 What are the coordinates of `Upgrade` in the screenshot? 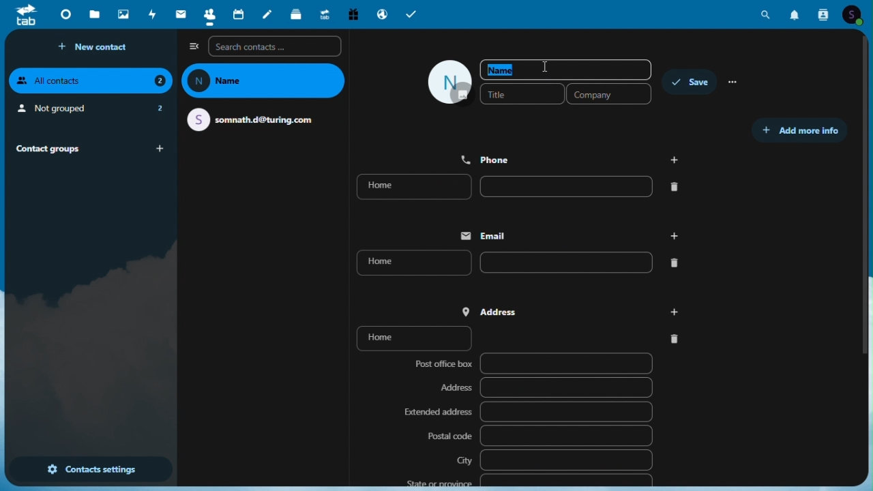 It's located at (325, 13).